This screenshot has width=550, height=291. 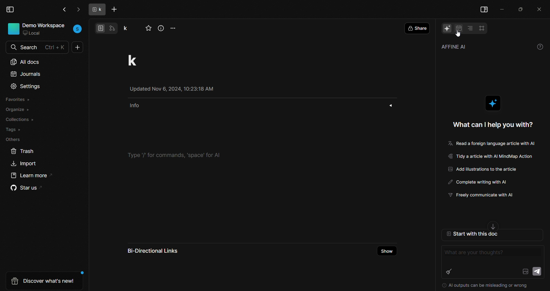 I want to click on project name, so click(x=128, y=27).